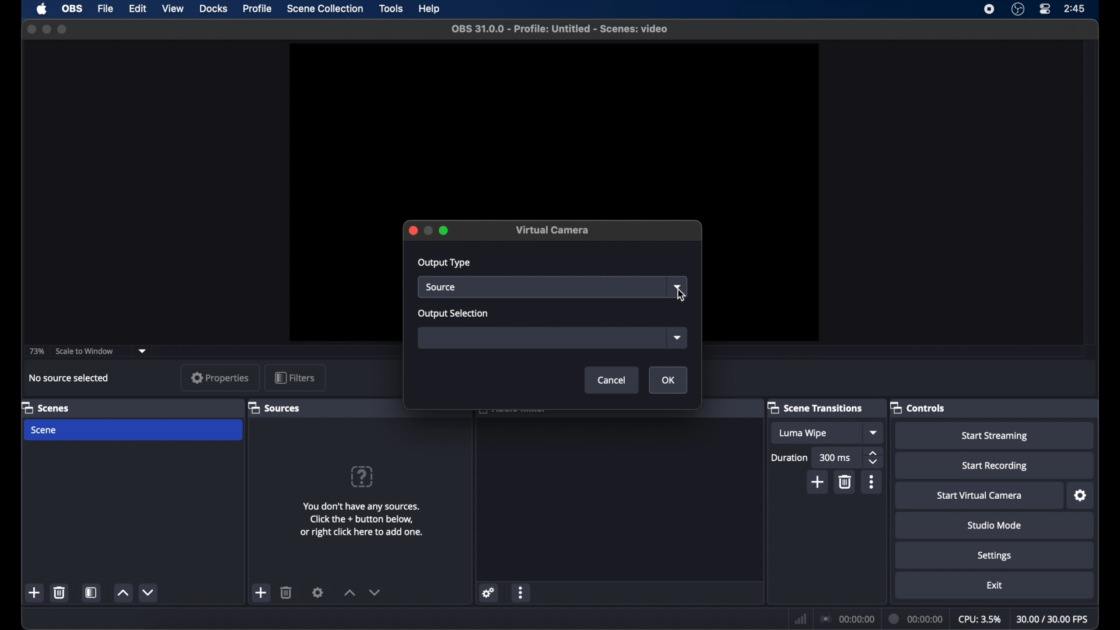 The image size is (1120, 630). What do you see at coordinates (411, 231) in the screenshot?
I see `close` at bounding box center [411, 231].